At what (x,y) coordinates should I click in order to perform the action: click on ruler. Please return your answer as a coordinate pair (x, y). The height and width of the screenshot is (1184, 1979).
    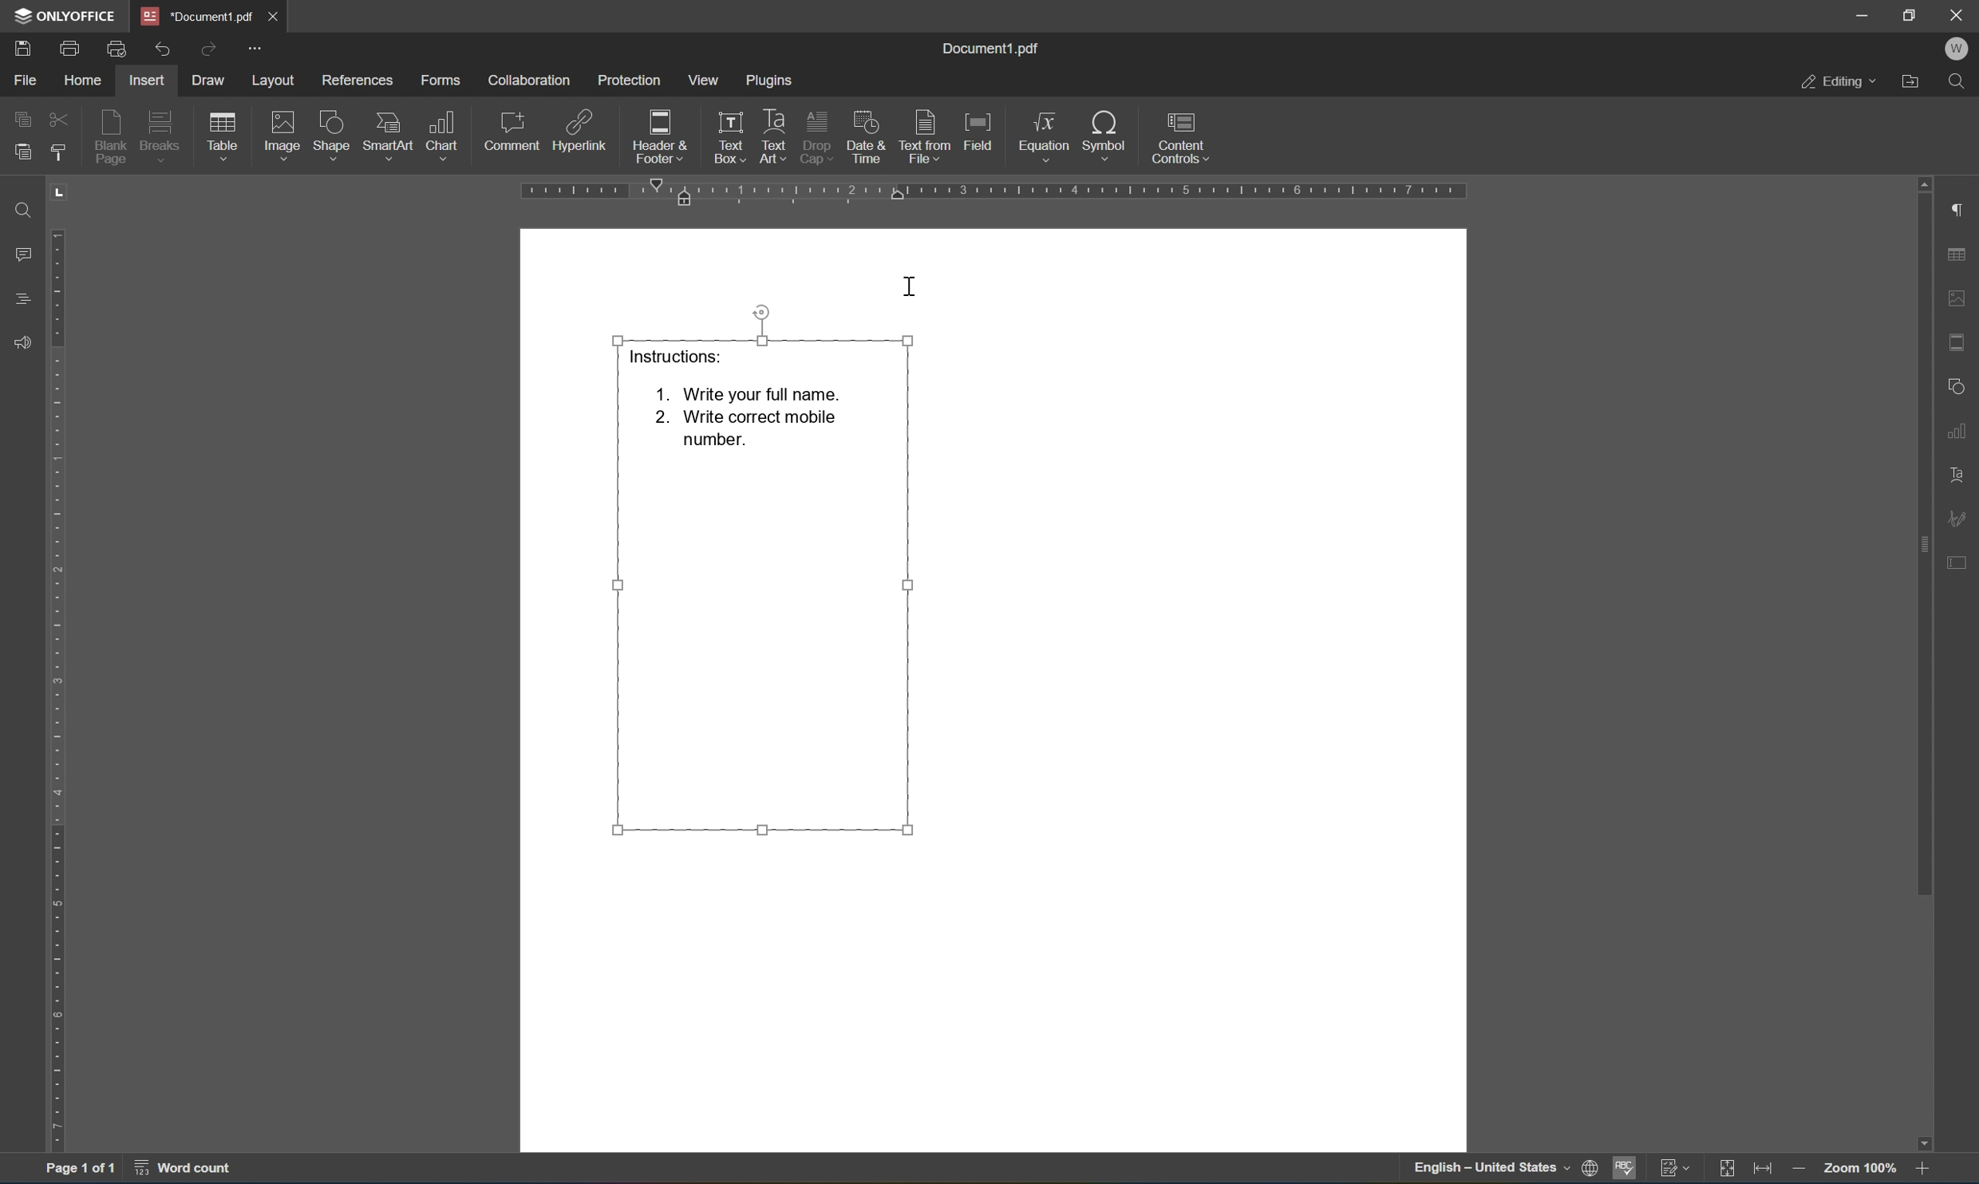
    Looking at the image, I should click on (990, 192).